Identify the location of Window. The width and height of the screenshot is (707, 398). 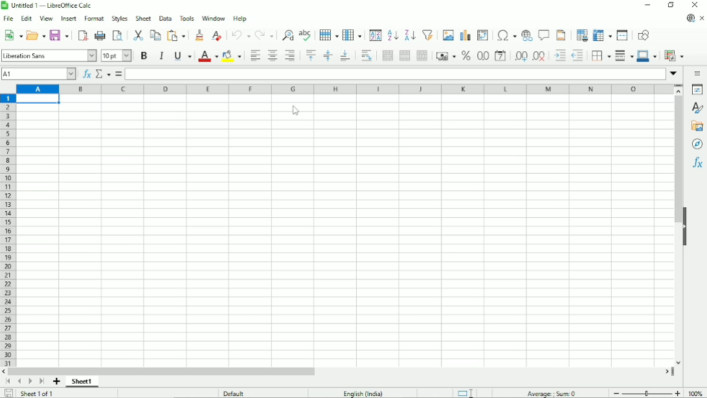
(214, 19).